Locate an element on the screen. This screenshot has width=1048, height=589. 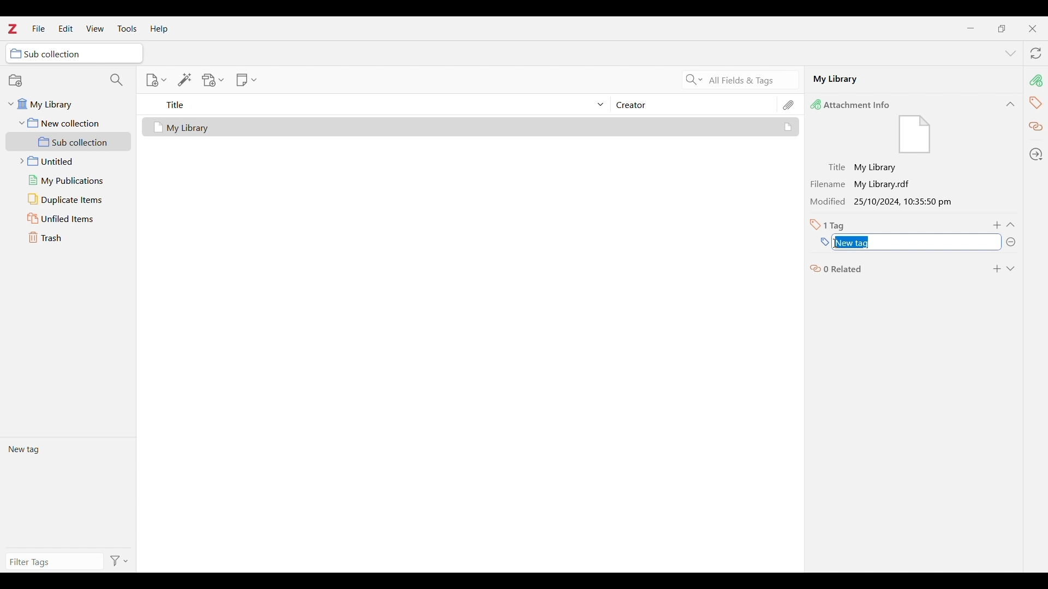
Selected text highlighted is located at coordinates (854, 243).